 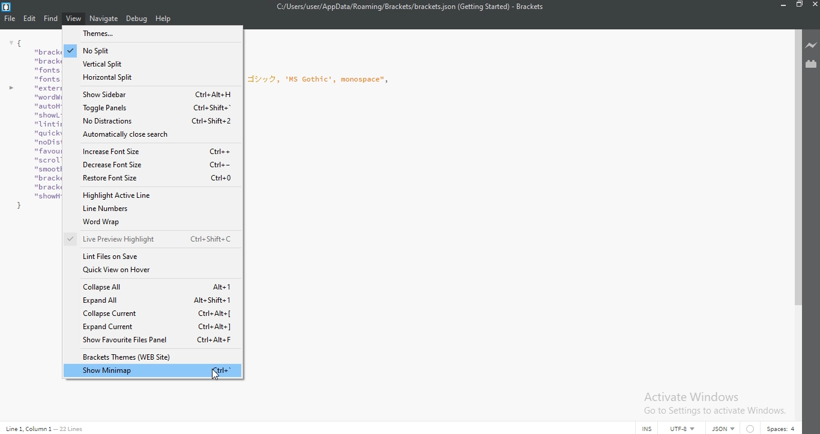 I want to click on Expand all, so click(x=148, y=302).